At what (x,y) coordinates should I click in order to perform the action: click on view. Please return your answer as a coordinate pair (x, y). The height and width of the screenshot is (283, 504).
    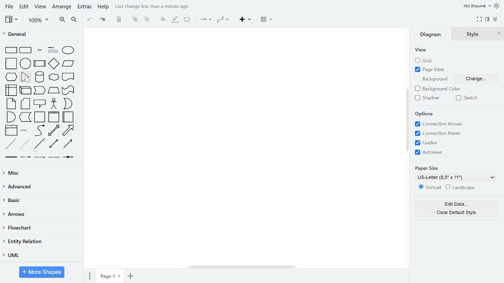
    Looking at the image, I should click on (11, 19).